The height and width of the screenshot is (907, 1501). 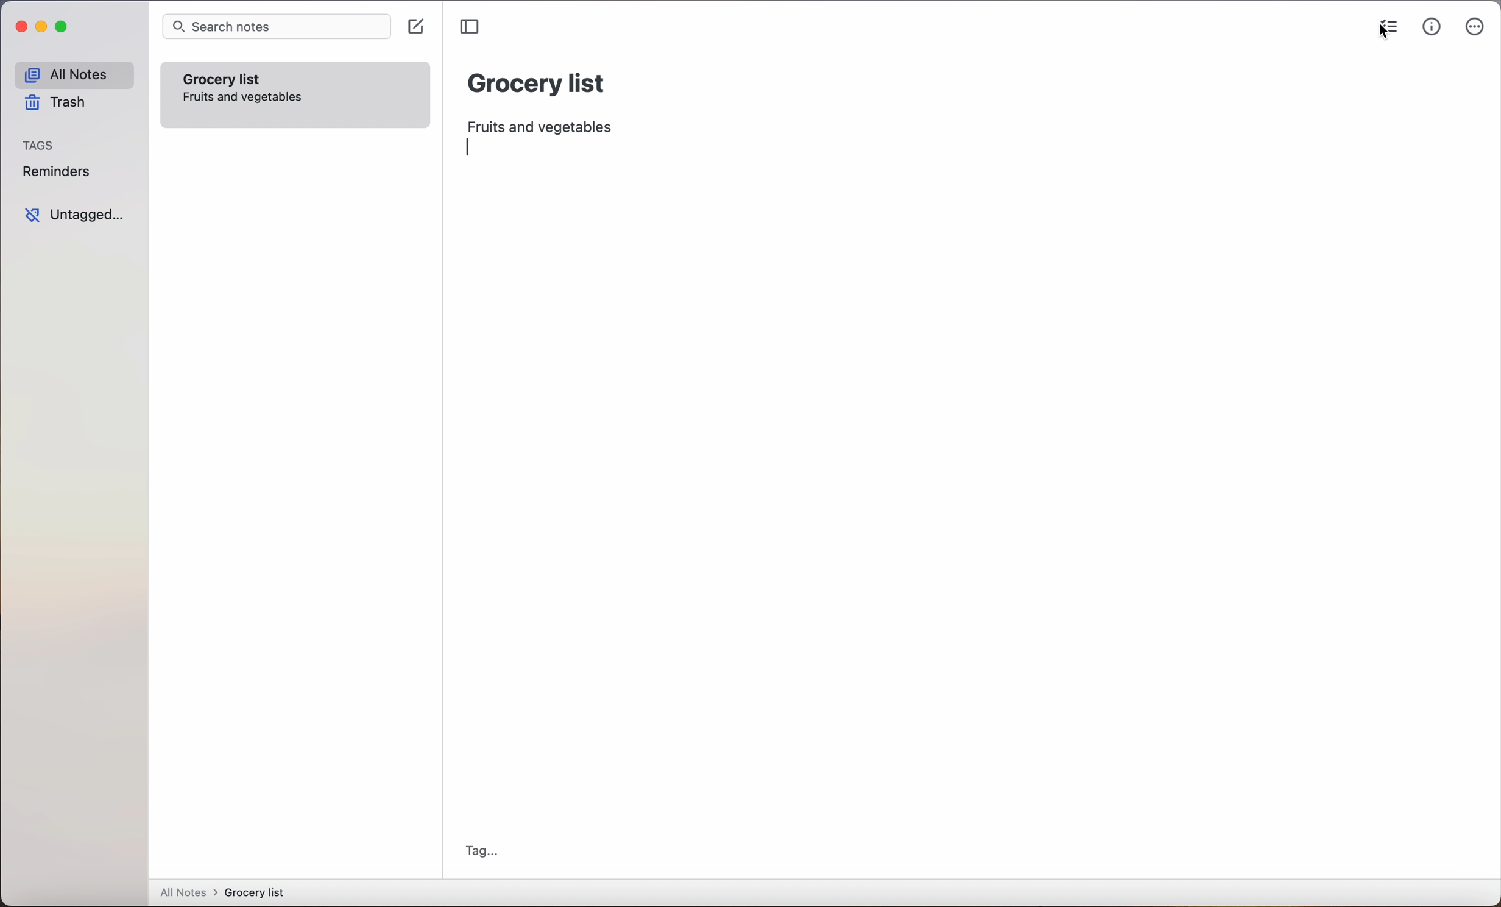 I want to click on tags, so click(x=40, y=146).